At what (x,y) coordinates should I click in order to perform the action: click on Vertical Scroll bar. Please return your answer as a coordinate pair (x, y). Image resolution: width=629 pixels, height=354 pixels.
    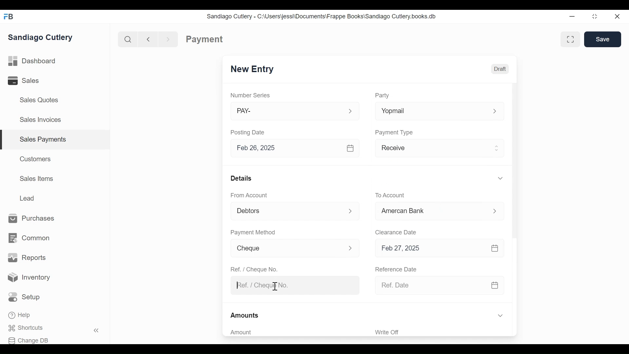
    Looking at the image, I should click on (514, 162).